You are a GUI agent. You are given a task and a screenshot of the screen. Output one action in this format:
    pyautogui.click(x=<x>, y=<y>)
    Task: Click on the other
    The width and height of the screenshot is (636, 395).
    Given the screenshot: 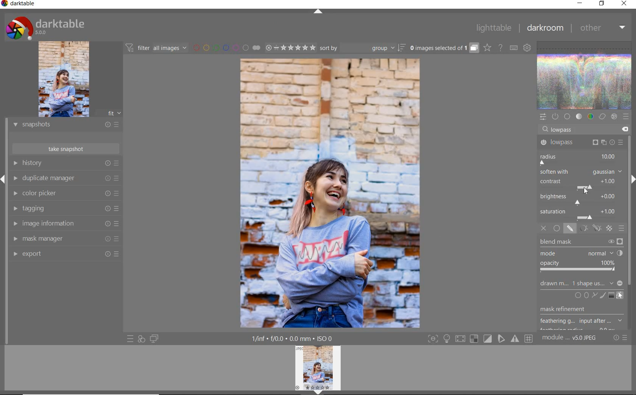 What is the action you would take?
    pyautogui.click(x=602, y=30)
    